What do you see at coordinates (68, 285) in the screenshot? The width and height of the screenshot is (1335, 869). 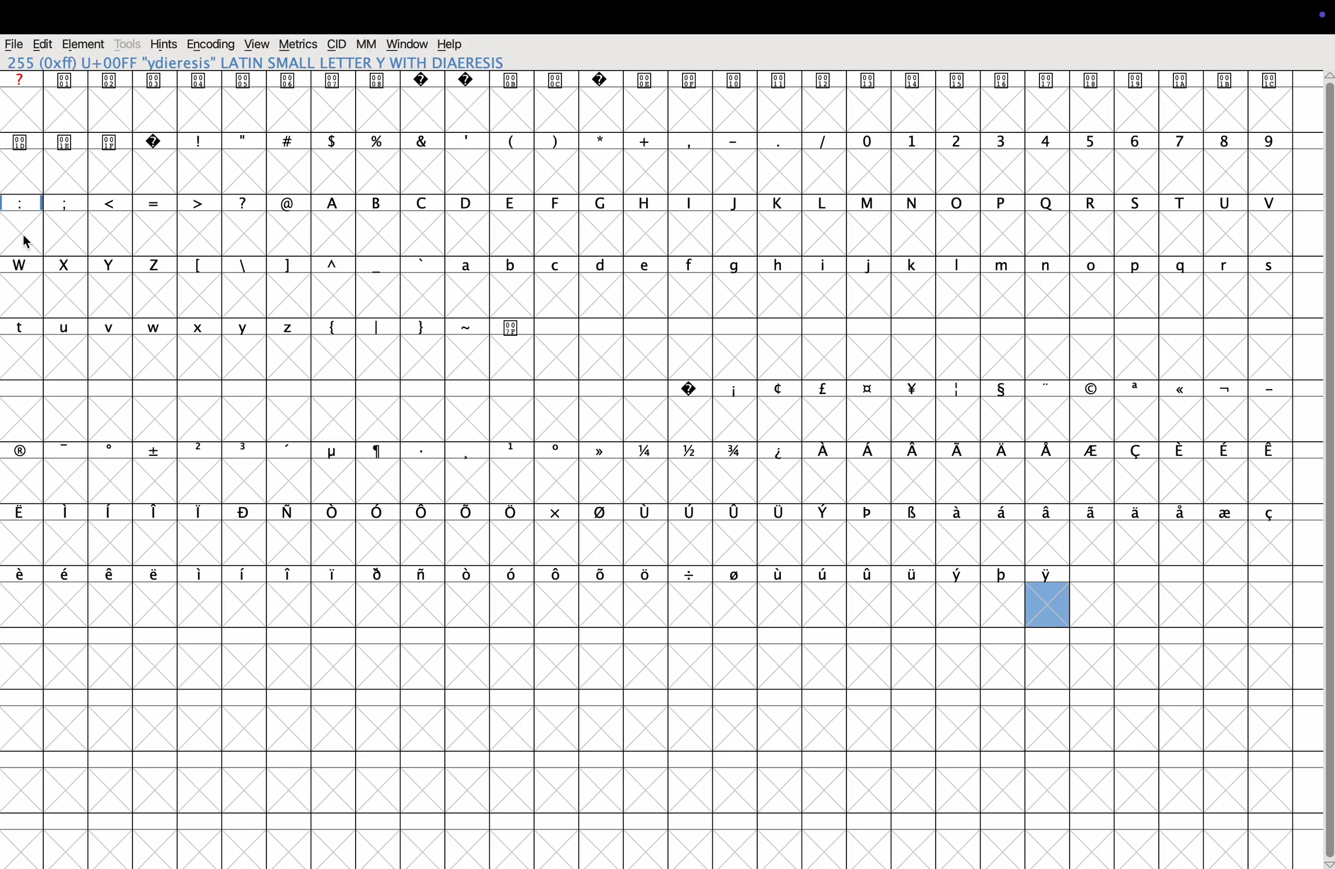 I see `` at bounding box center [68, 285].